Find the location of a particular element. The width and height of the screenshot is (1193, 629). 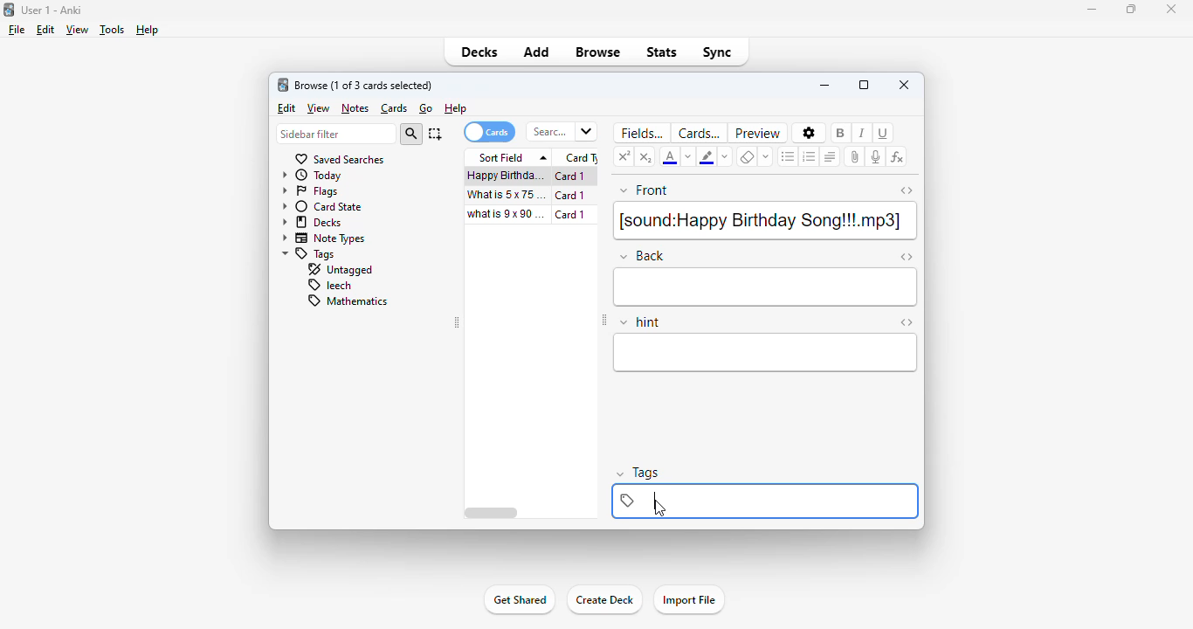

italic is located at coordinates (862, 132).